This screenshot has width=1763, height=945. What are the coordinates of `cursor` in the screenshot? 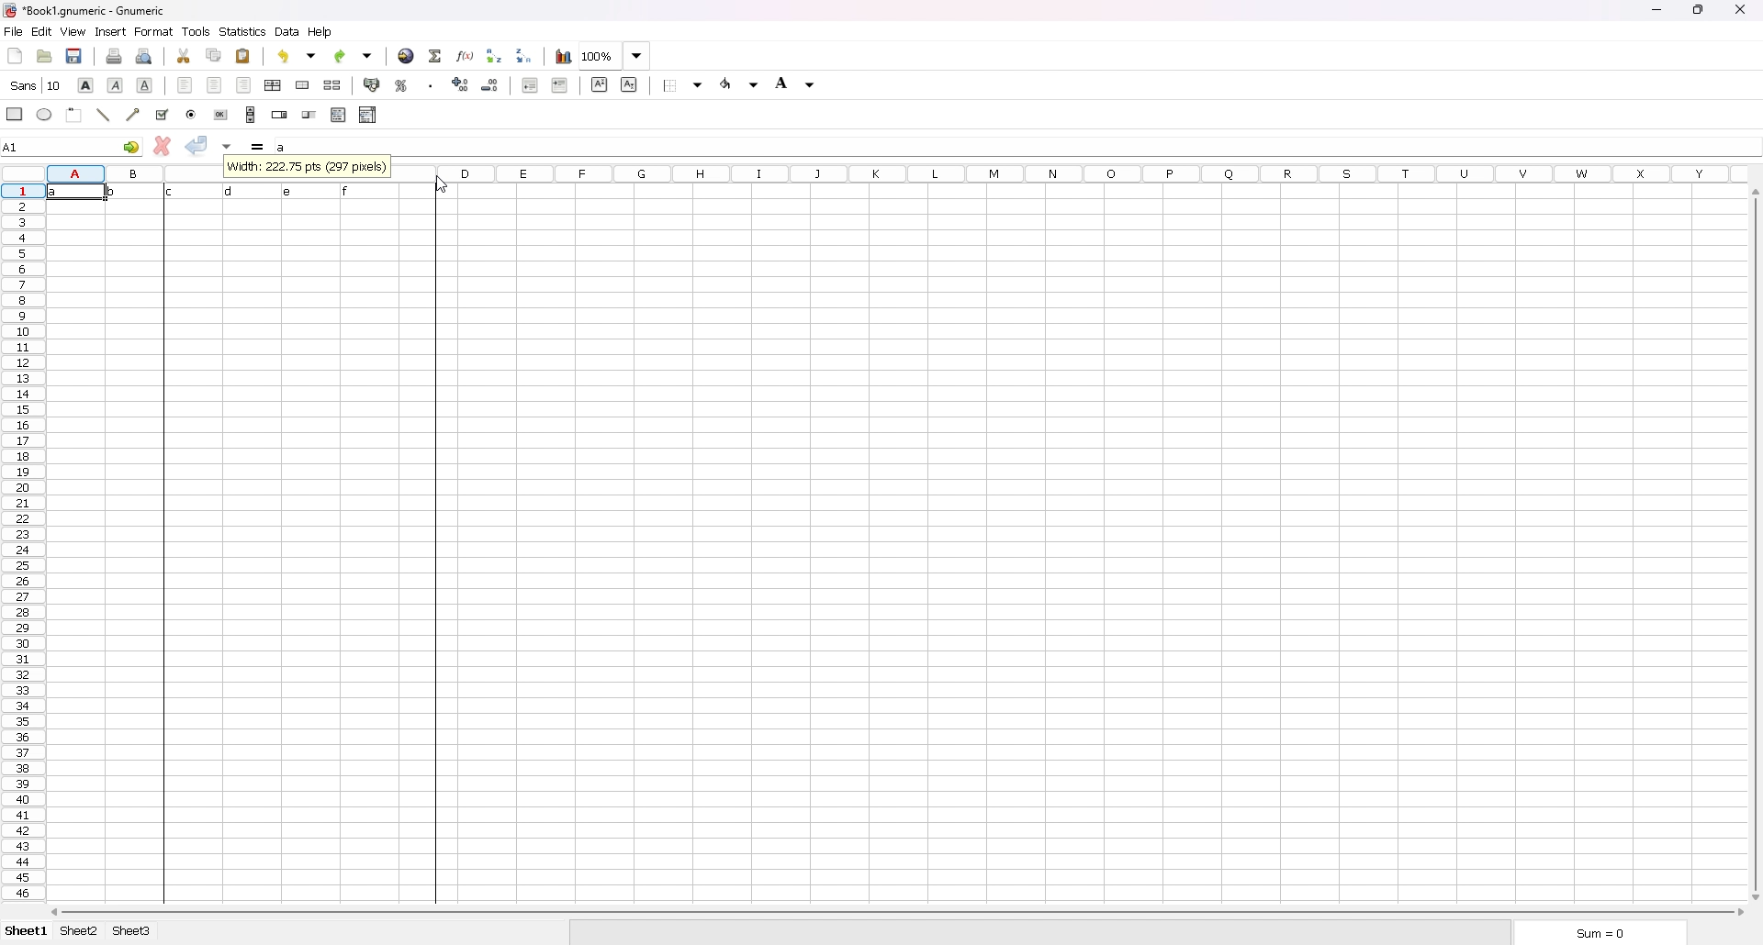 It's located at (440, 184).